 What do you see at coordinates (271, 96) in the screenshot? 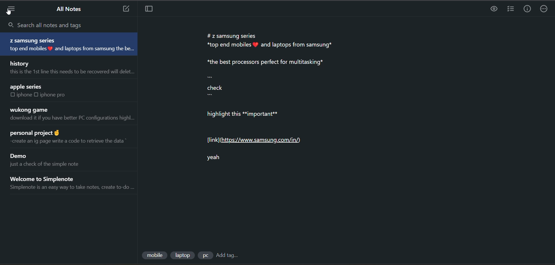
I see `# z samsung series

*top end mobiles # and laptops from samsung*
*the best processors perfect for multitasking*
check

highlight this **important**

[link] (https://www.samsung.com/in/)

yeah` at bounding box center [271, 96].